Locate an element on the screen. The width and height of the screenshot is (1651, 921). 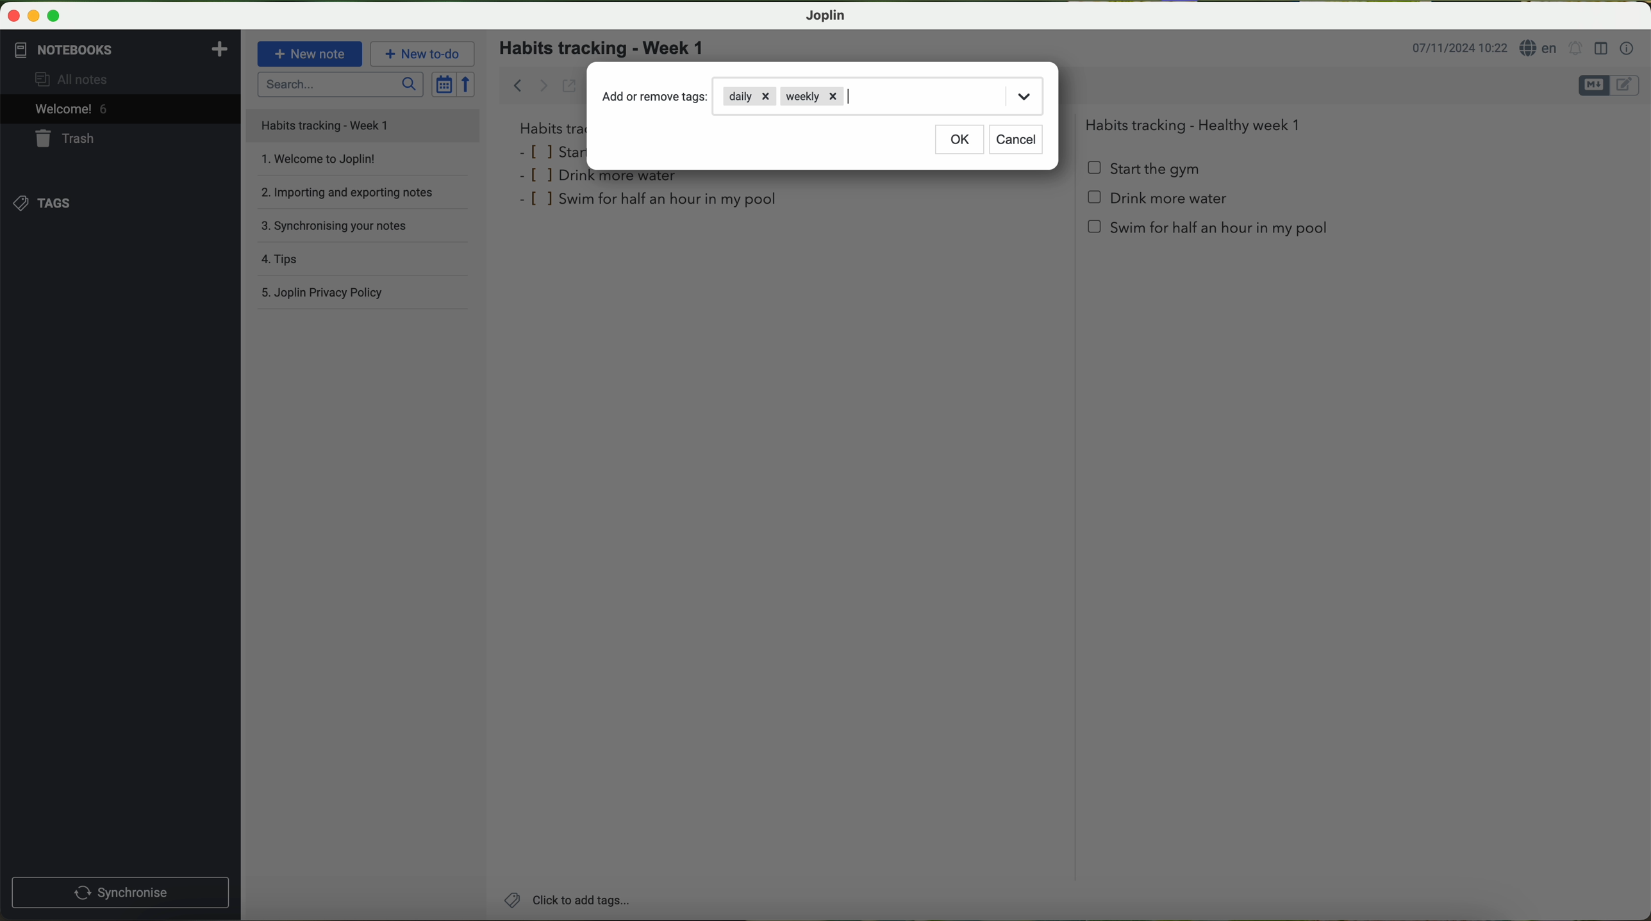
Habits tracking - Healthy week 1 is located at coordinates (1199, 122).